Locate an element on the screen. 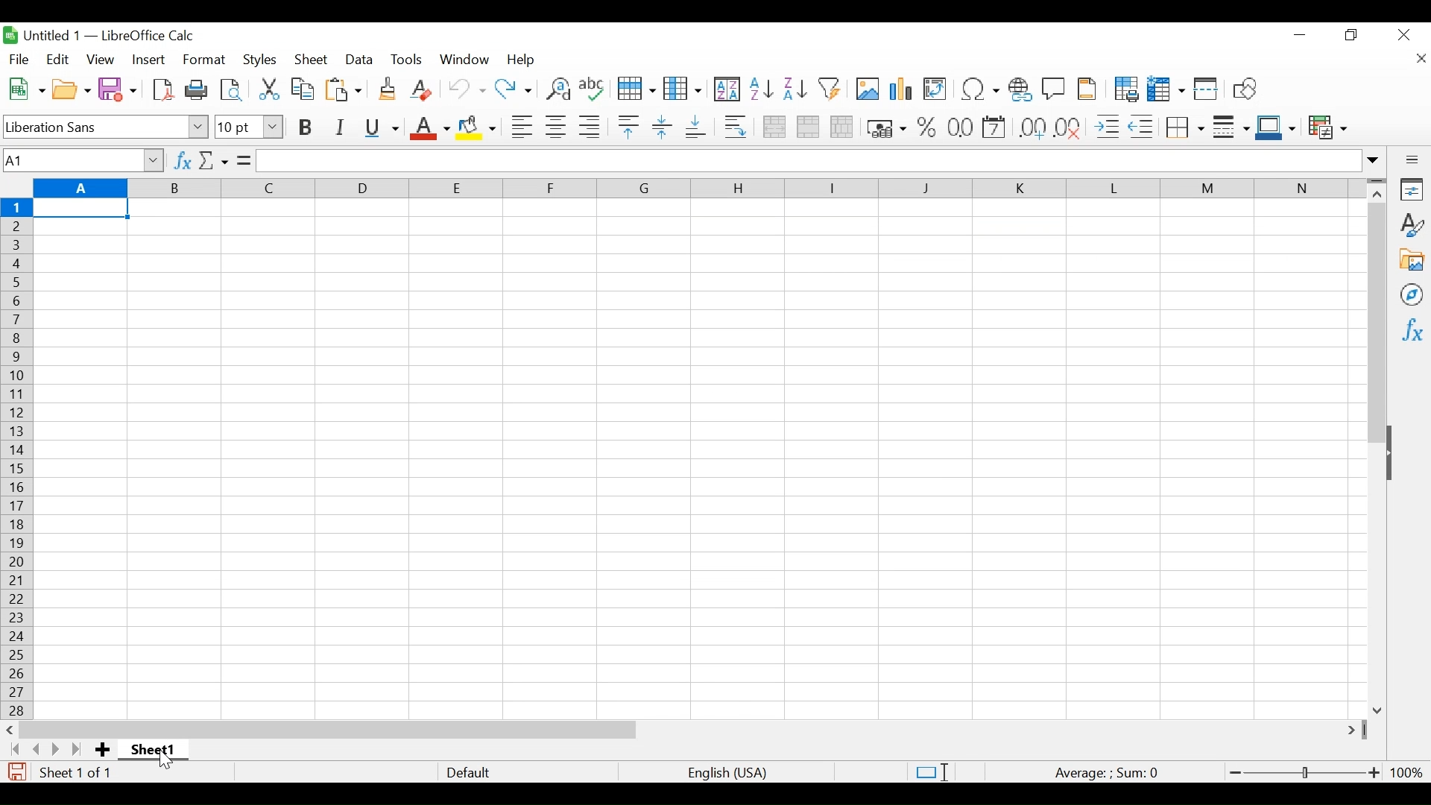  Sheet number is located at coordinates (78, 772).